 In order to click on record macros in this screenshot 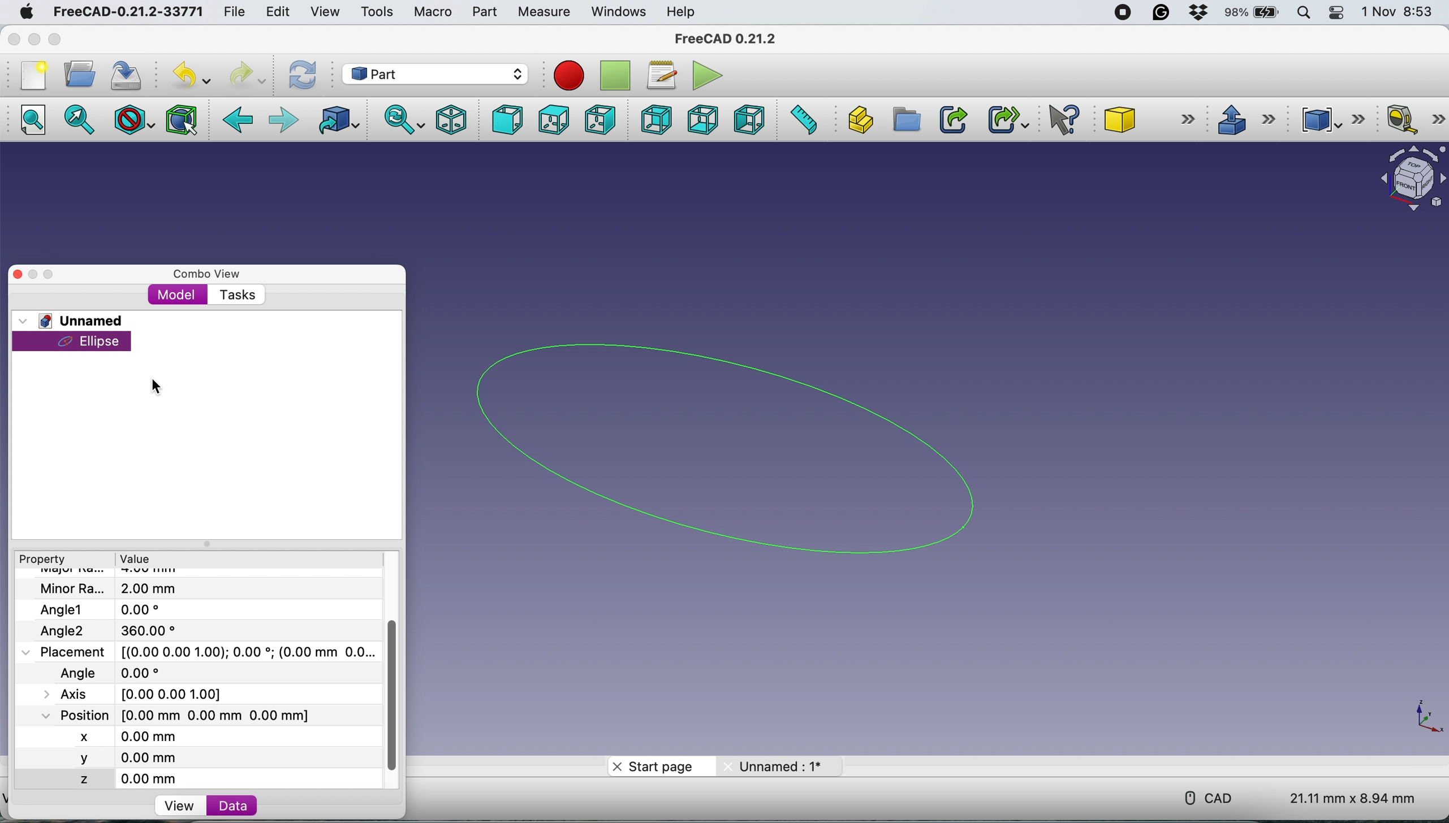, I will do `click(568, 75)`.